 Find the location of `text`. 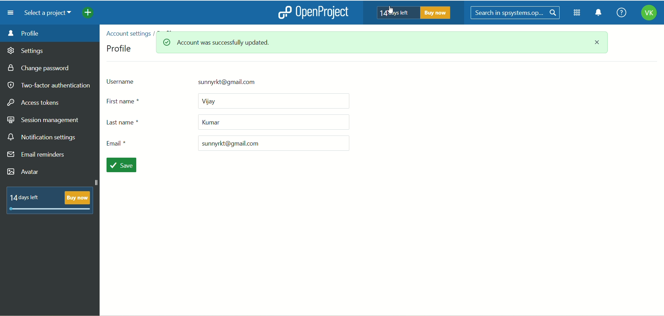

text is located at coordinates (415, 13).